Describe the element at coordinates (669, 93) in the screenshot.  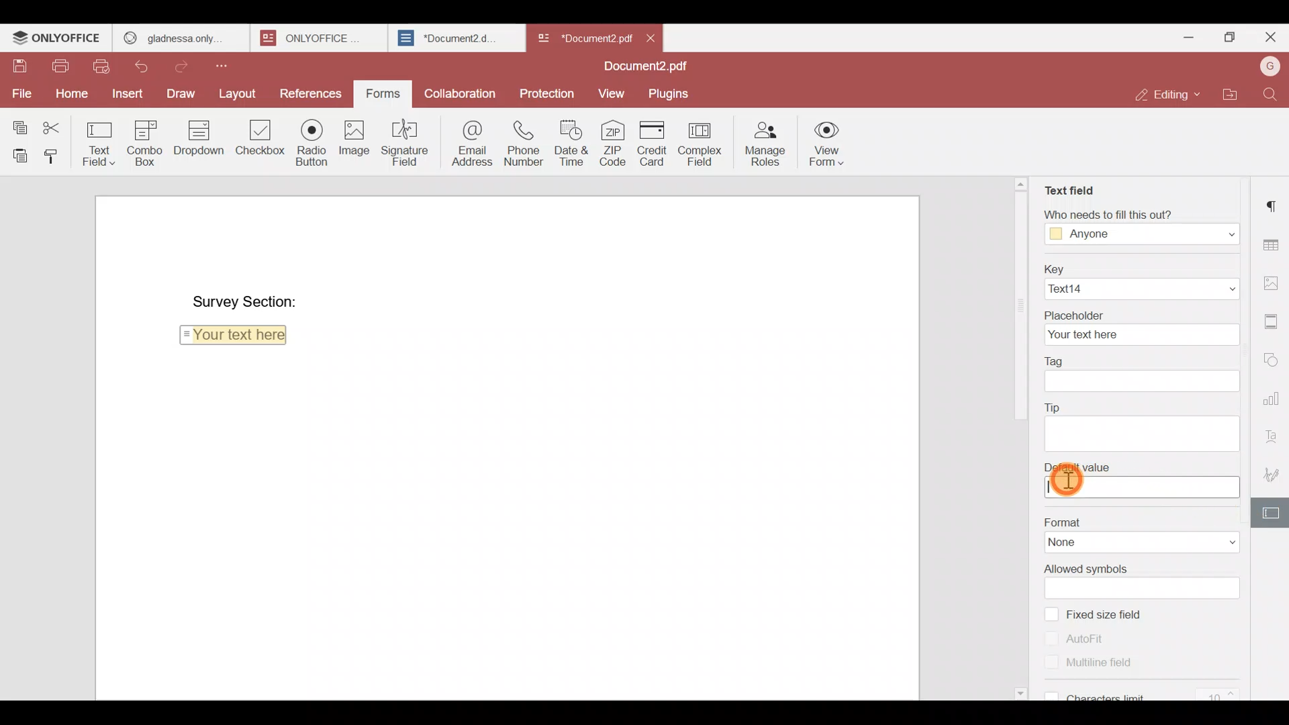
I see `Plugins` at that location.